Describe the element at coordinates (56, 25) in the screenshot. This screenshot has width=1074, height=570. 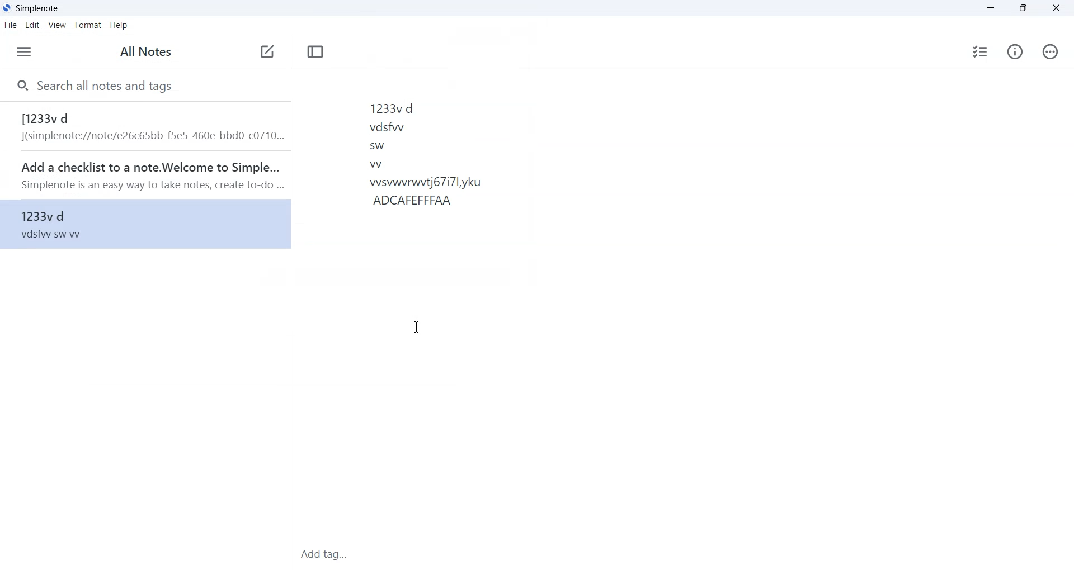
I see `View` at that location.